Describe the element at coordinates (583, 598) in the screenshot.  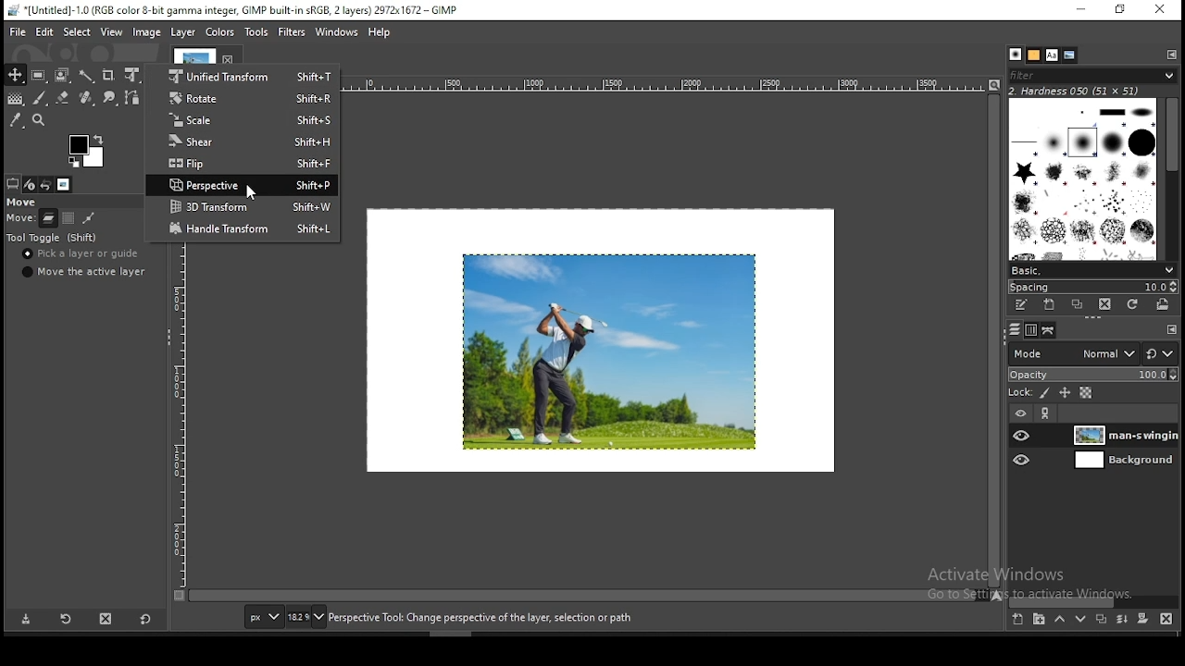
I see `scroll bar` at that location.